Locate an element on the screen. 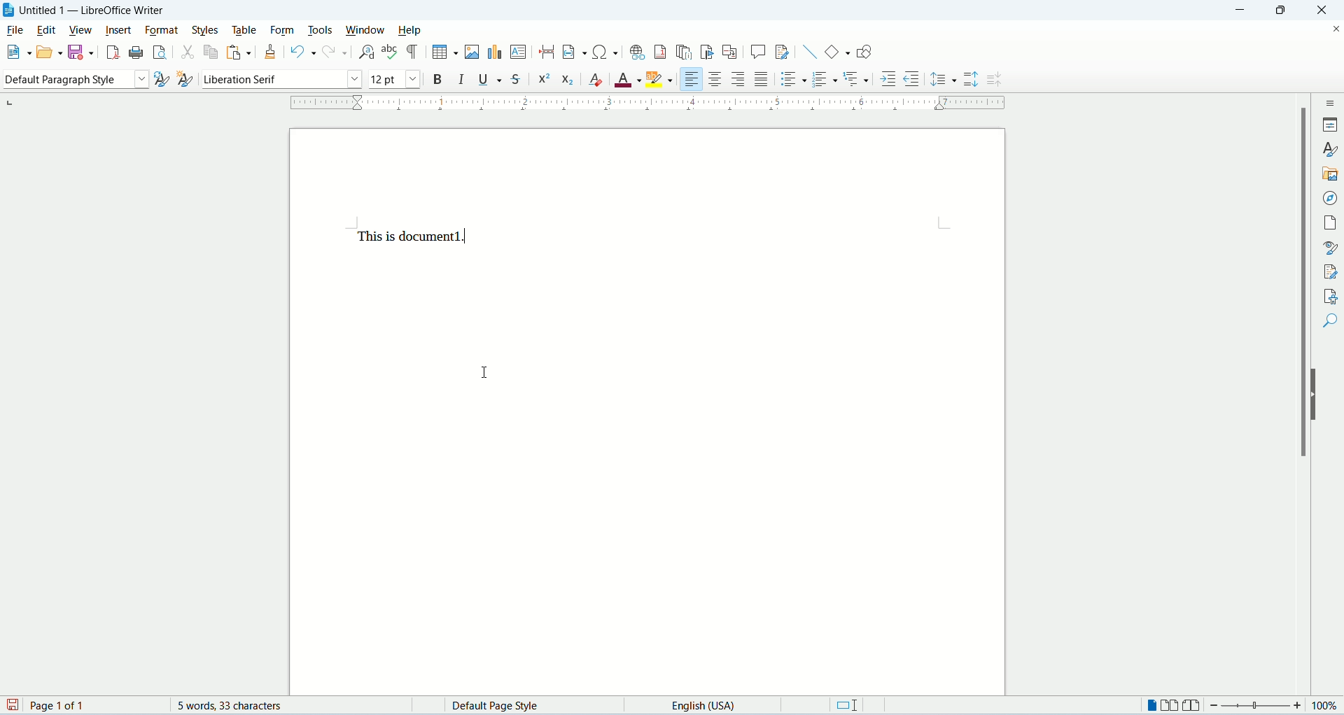 The width and height of the screenshot is (1344, 715). copy is located at coordinates (210, 55).